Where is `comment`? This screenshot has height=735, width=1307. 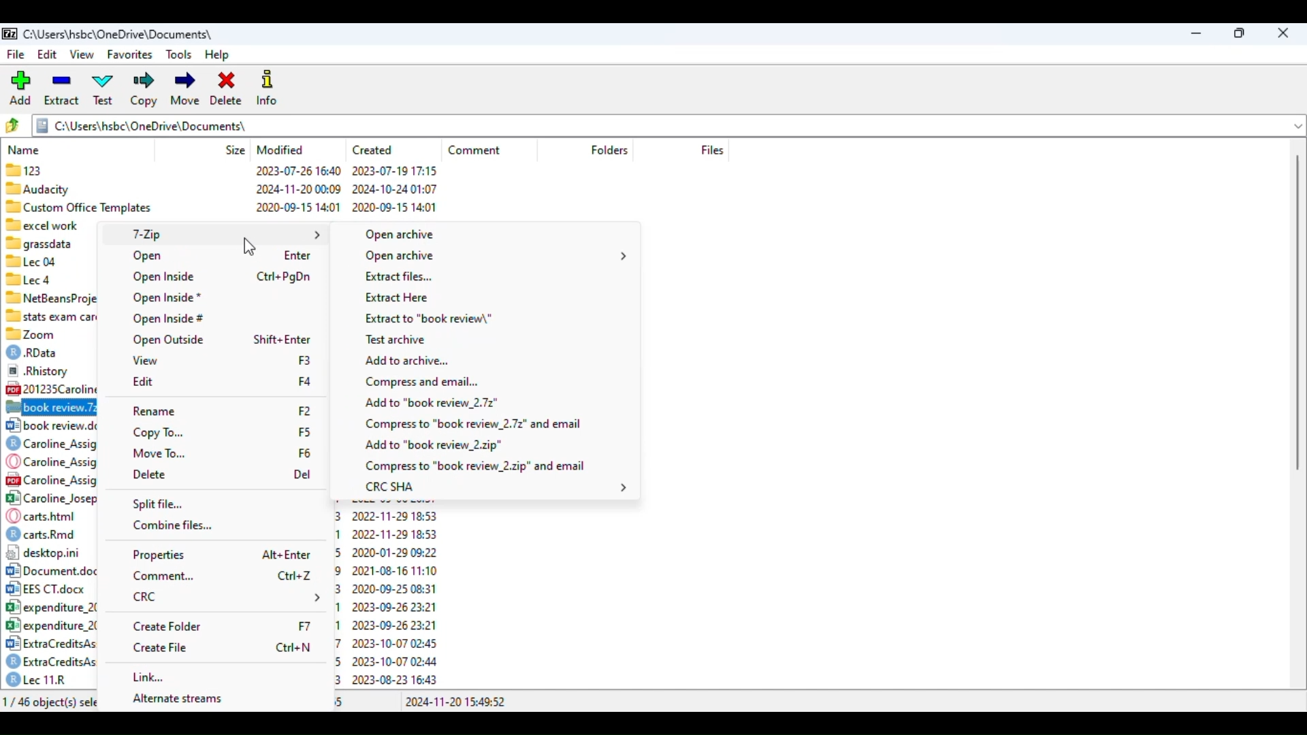
comment is located at coordinates (163, 576).